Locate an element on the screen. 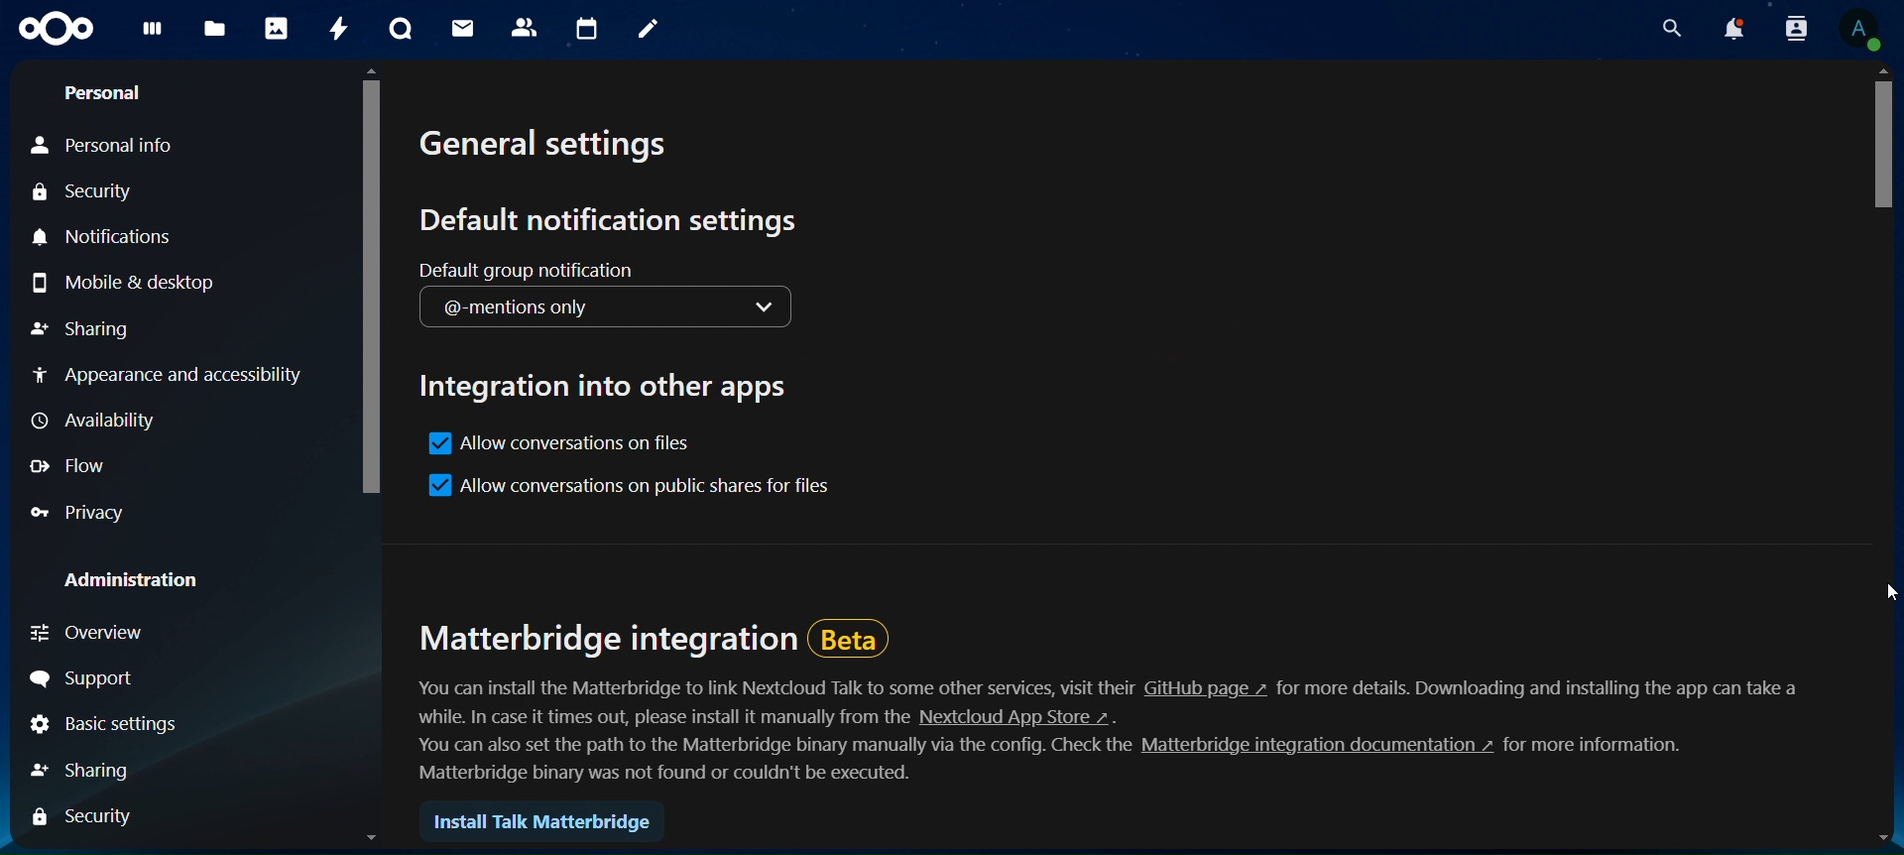 This screenshot has height=855, width=1904. icon is located at coordinates (59, 29).